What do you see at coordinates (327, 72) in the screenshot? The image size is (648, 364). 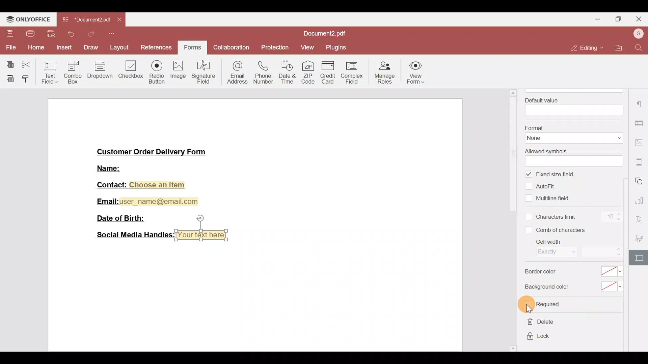 I see `Credit card` at bounding box center [327, 72].